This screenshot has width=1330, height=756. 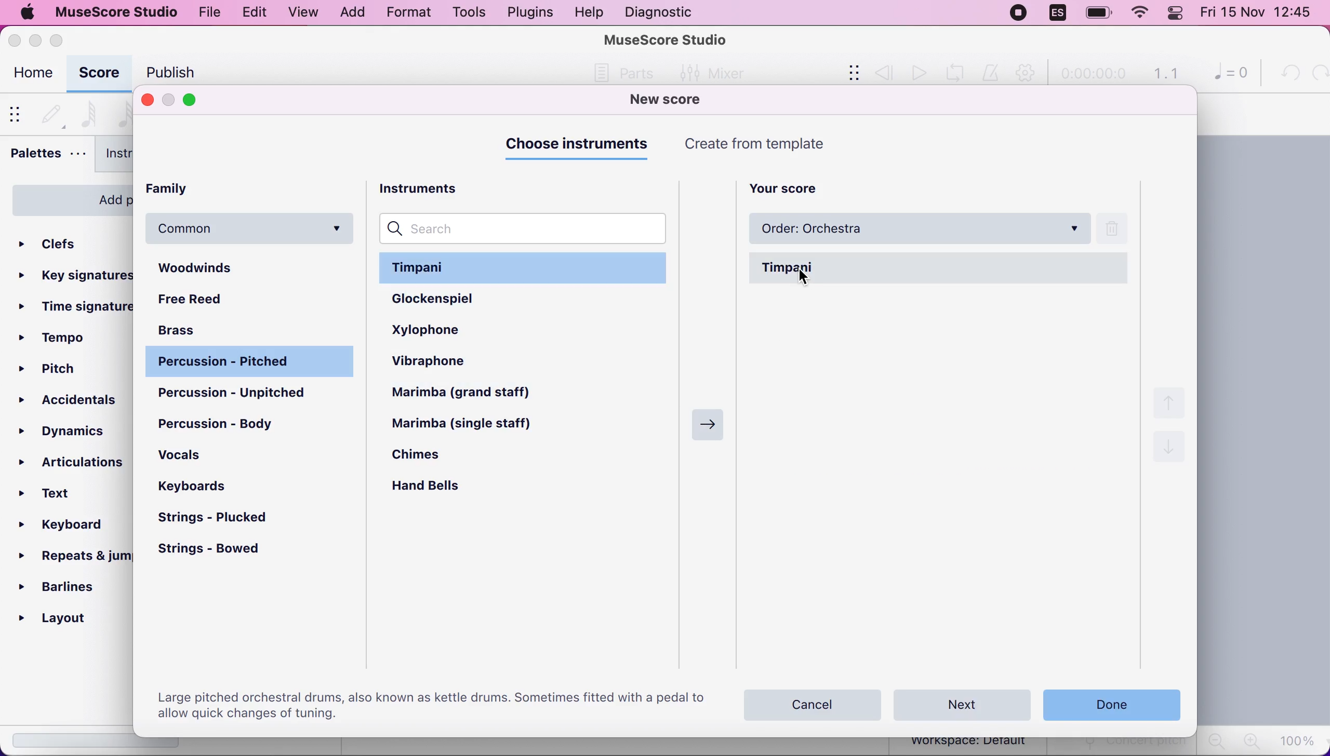 What do you see at coordinates (947, 469) in the screenshot?
I see `choose your instruments by adding them to this list` at bounding box center [947, 469].